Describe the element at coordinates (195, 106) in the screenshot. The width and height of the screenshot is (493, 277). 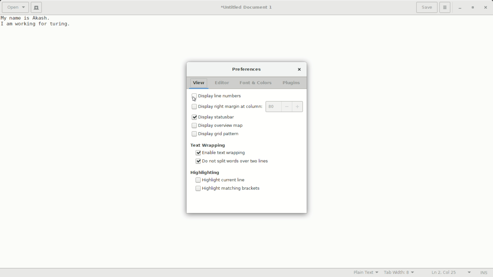
I see `checkbox` at that location.